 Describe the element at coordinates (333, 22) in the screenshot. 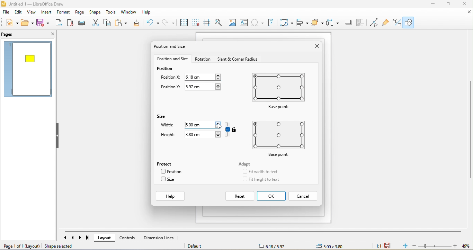

I see `select at least three object to distribute` at that location.